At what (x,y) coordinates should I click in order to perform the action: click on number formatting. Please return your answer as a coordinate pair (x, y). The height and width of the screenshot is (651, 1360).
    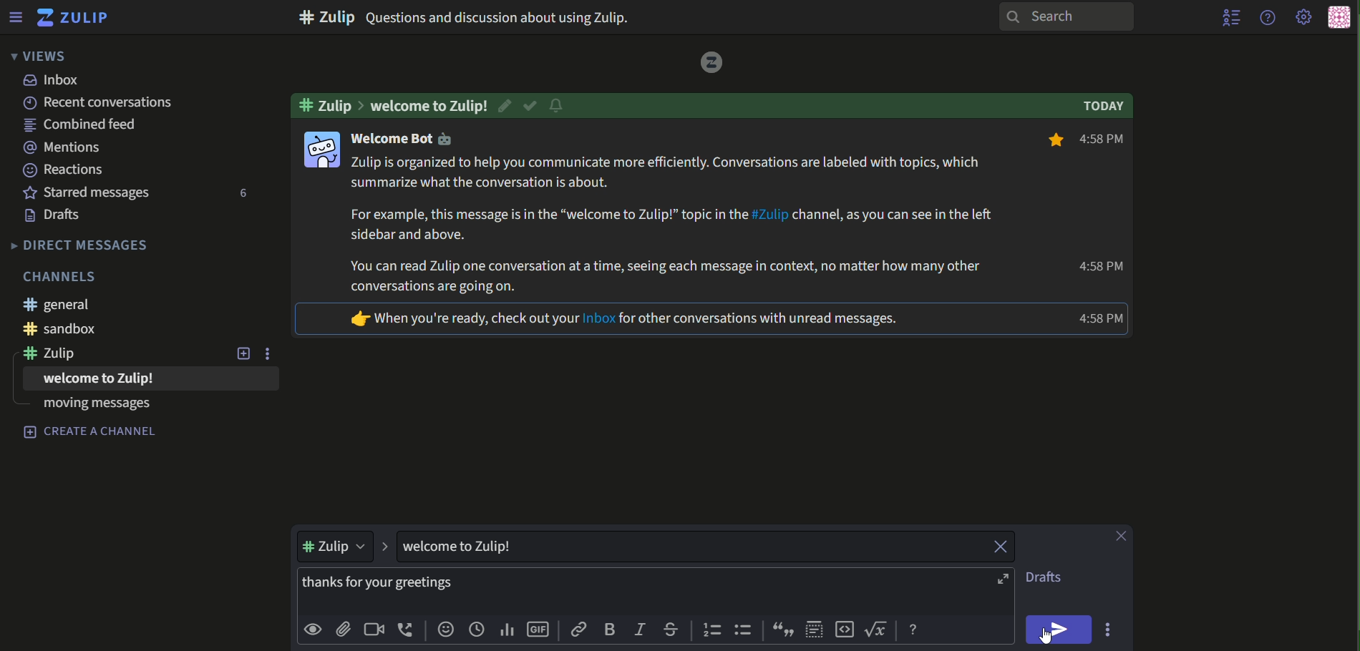
    Looking at the image, I should click on (710, 631).